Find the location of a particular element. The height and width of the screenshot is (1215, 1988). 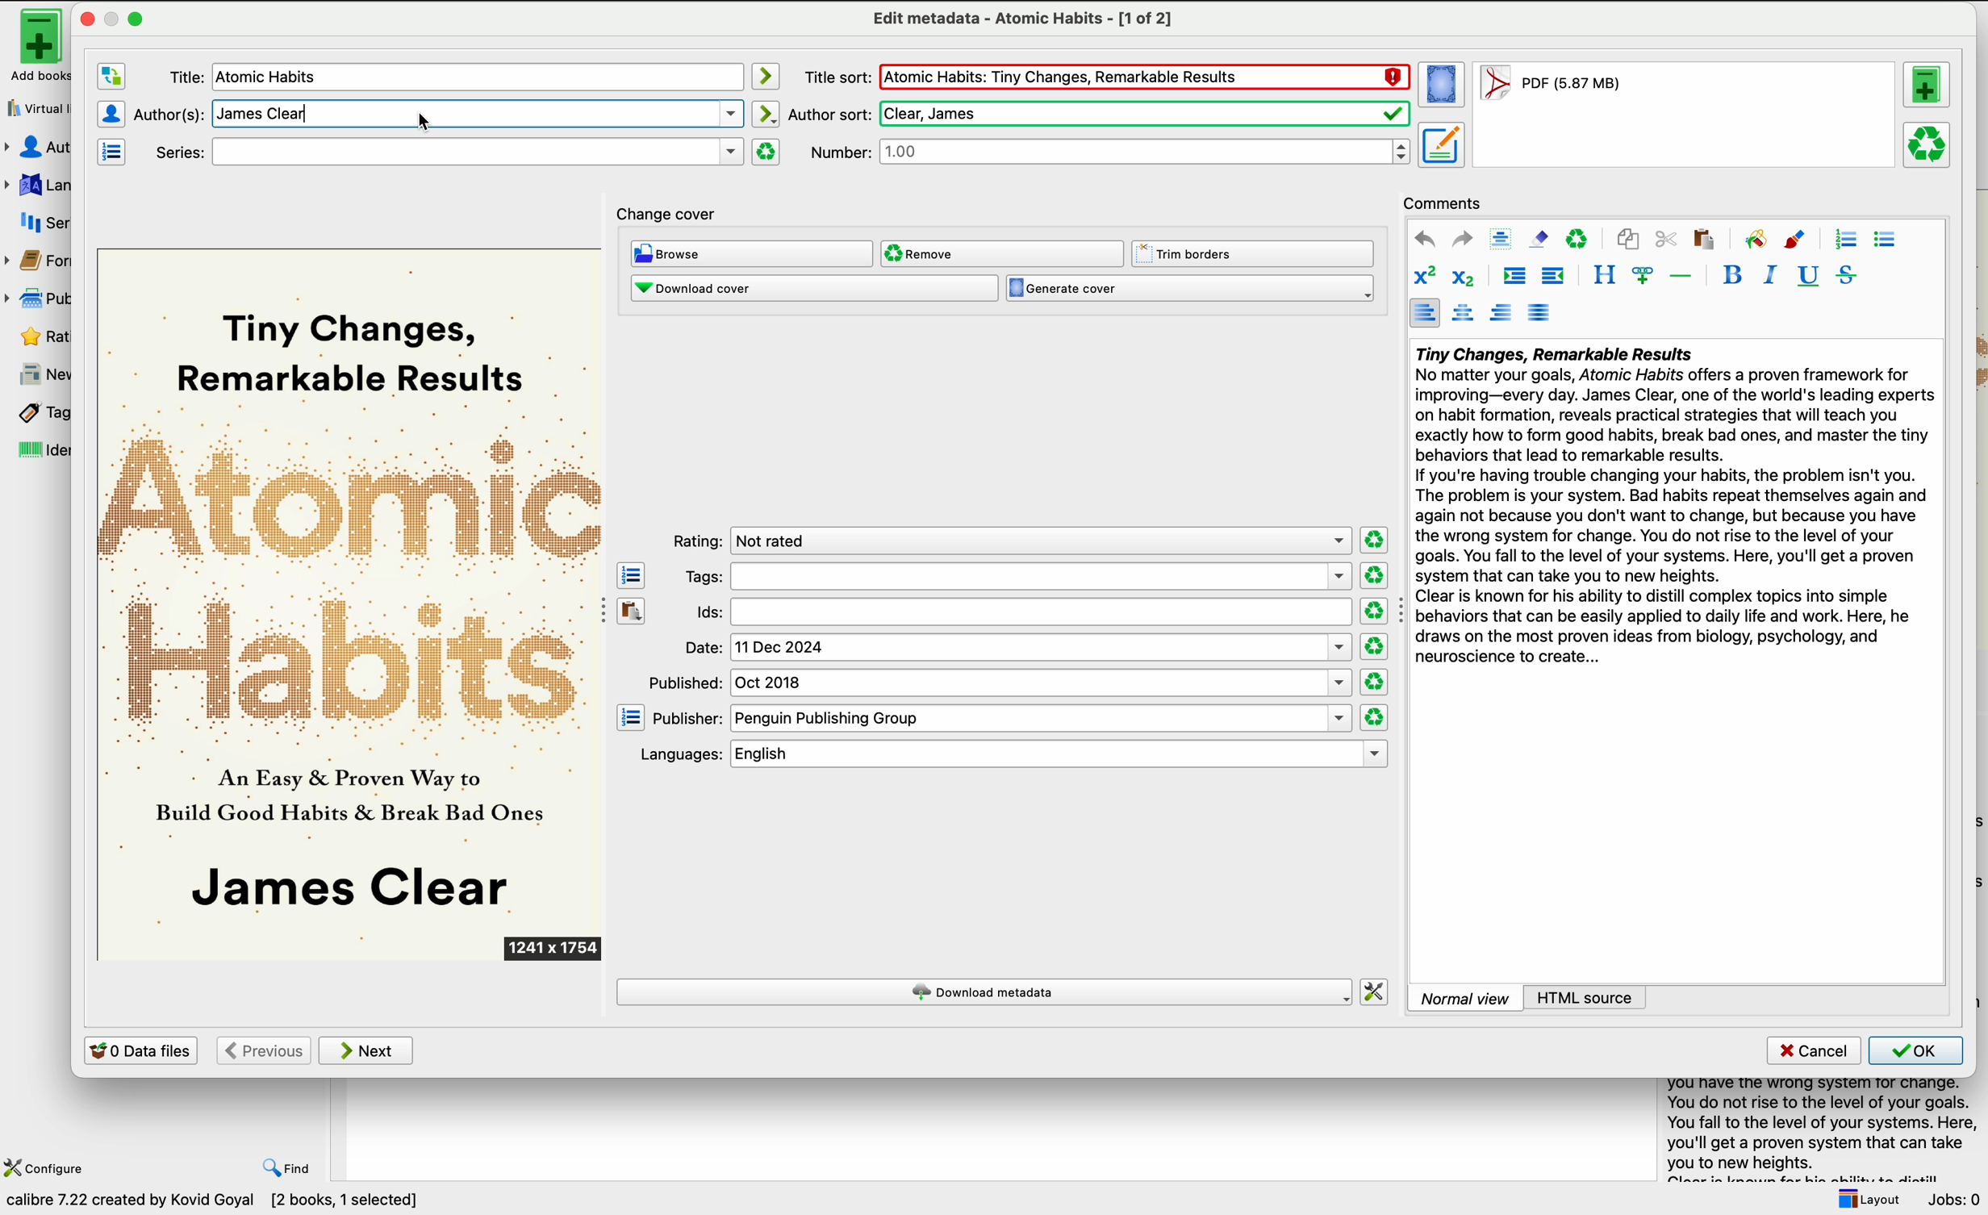

delete the text is located at coordinates (262, 112).